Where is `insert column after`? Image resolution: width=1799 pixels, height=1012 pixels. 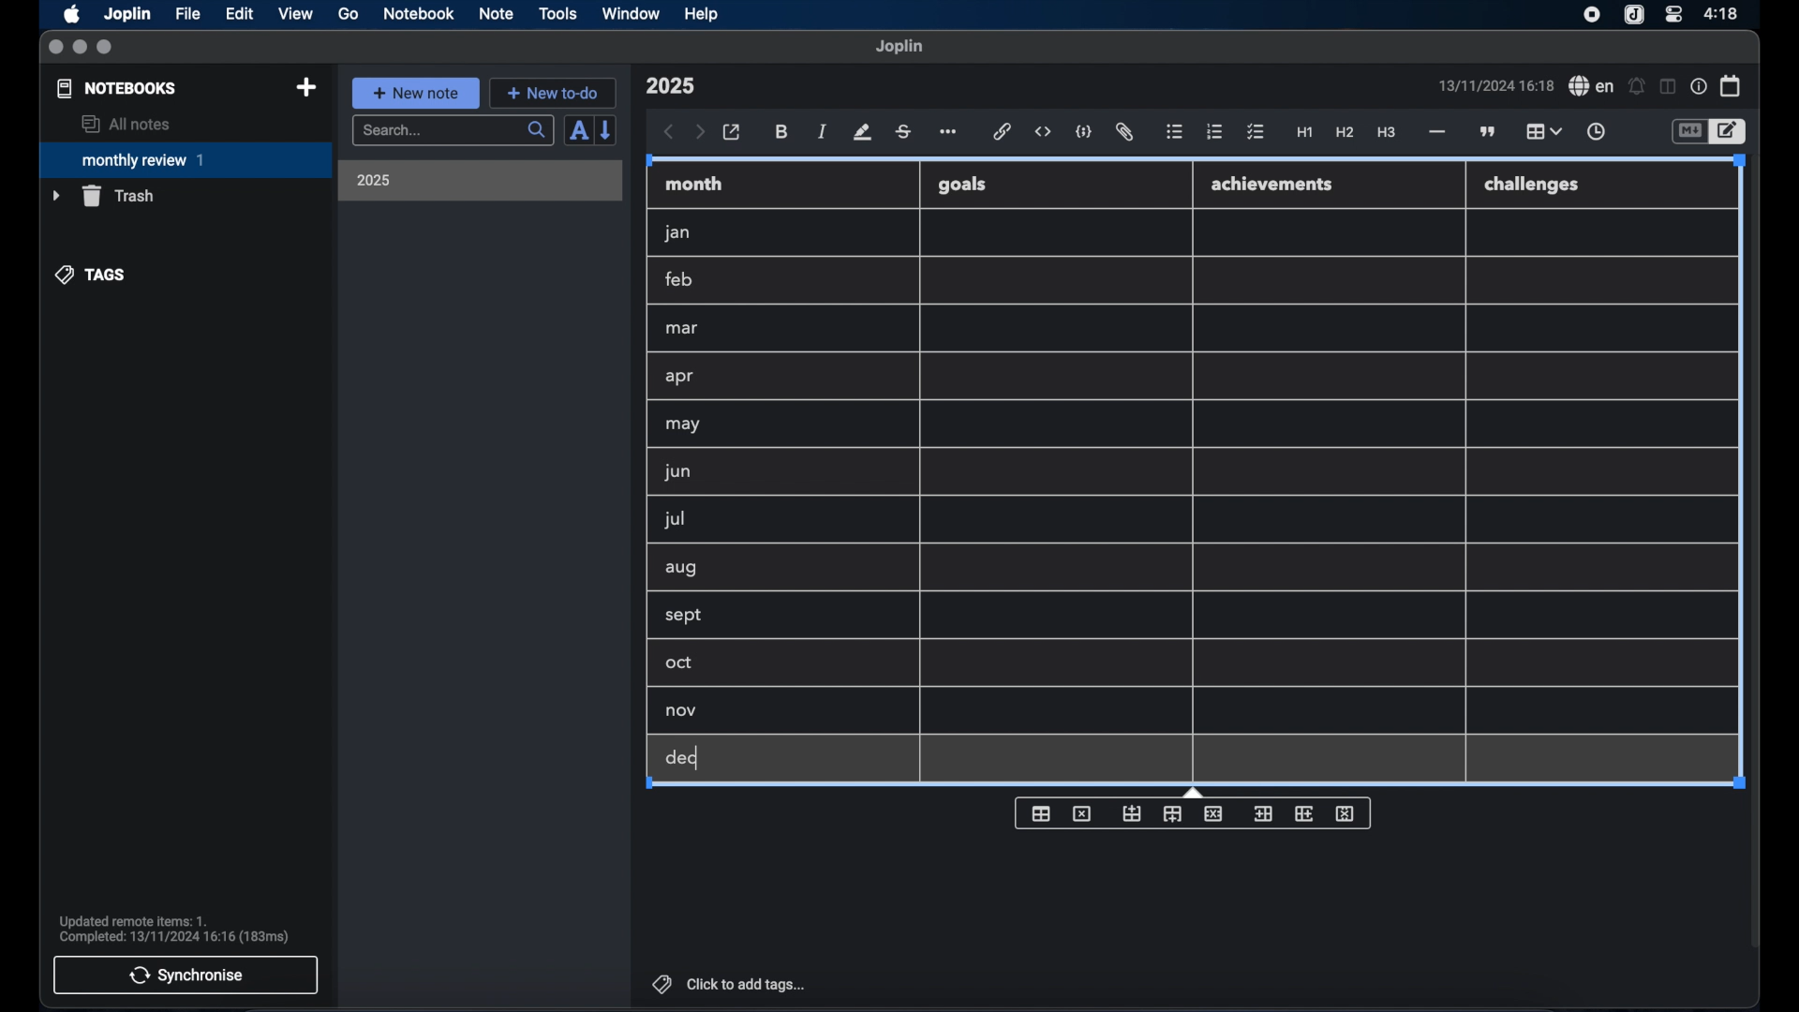 insert column after is located at coordinates (1174, 814).